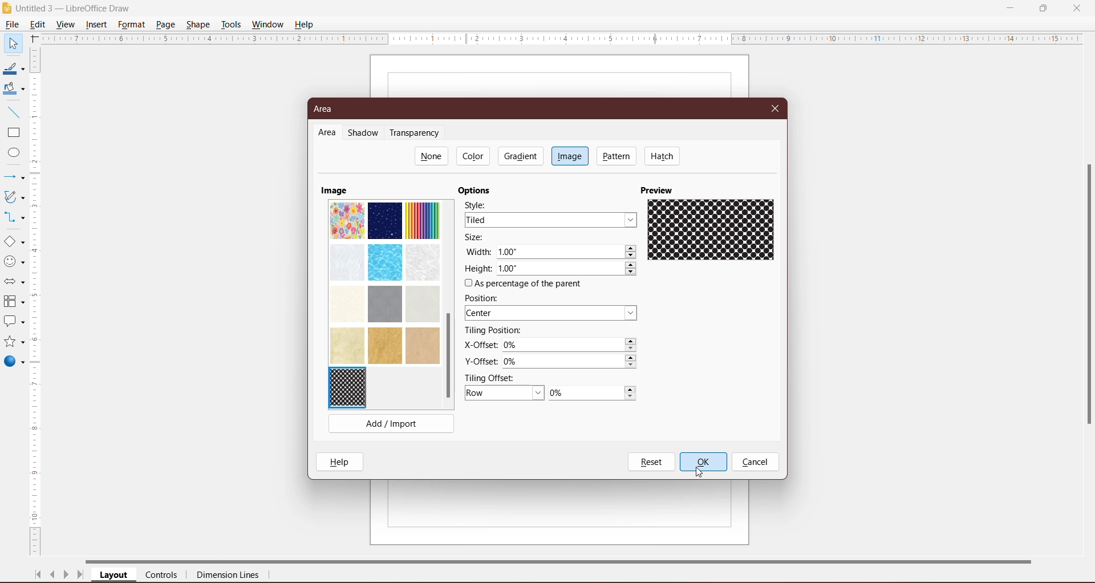  What do you see at coordinates (417, 133) in the screenshot?
I see `Transparency` at bounding box center [417, 133].